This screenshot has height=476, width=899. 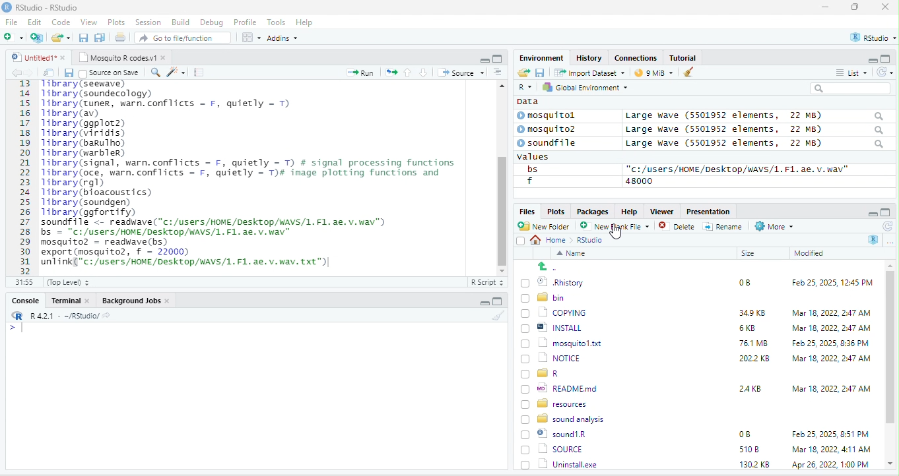 I want to click on Viewer, so click(x=660, y=212).